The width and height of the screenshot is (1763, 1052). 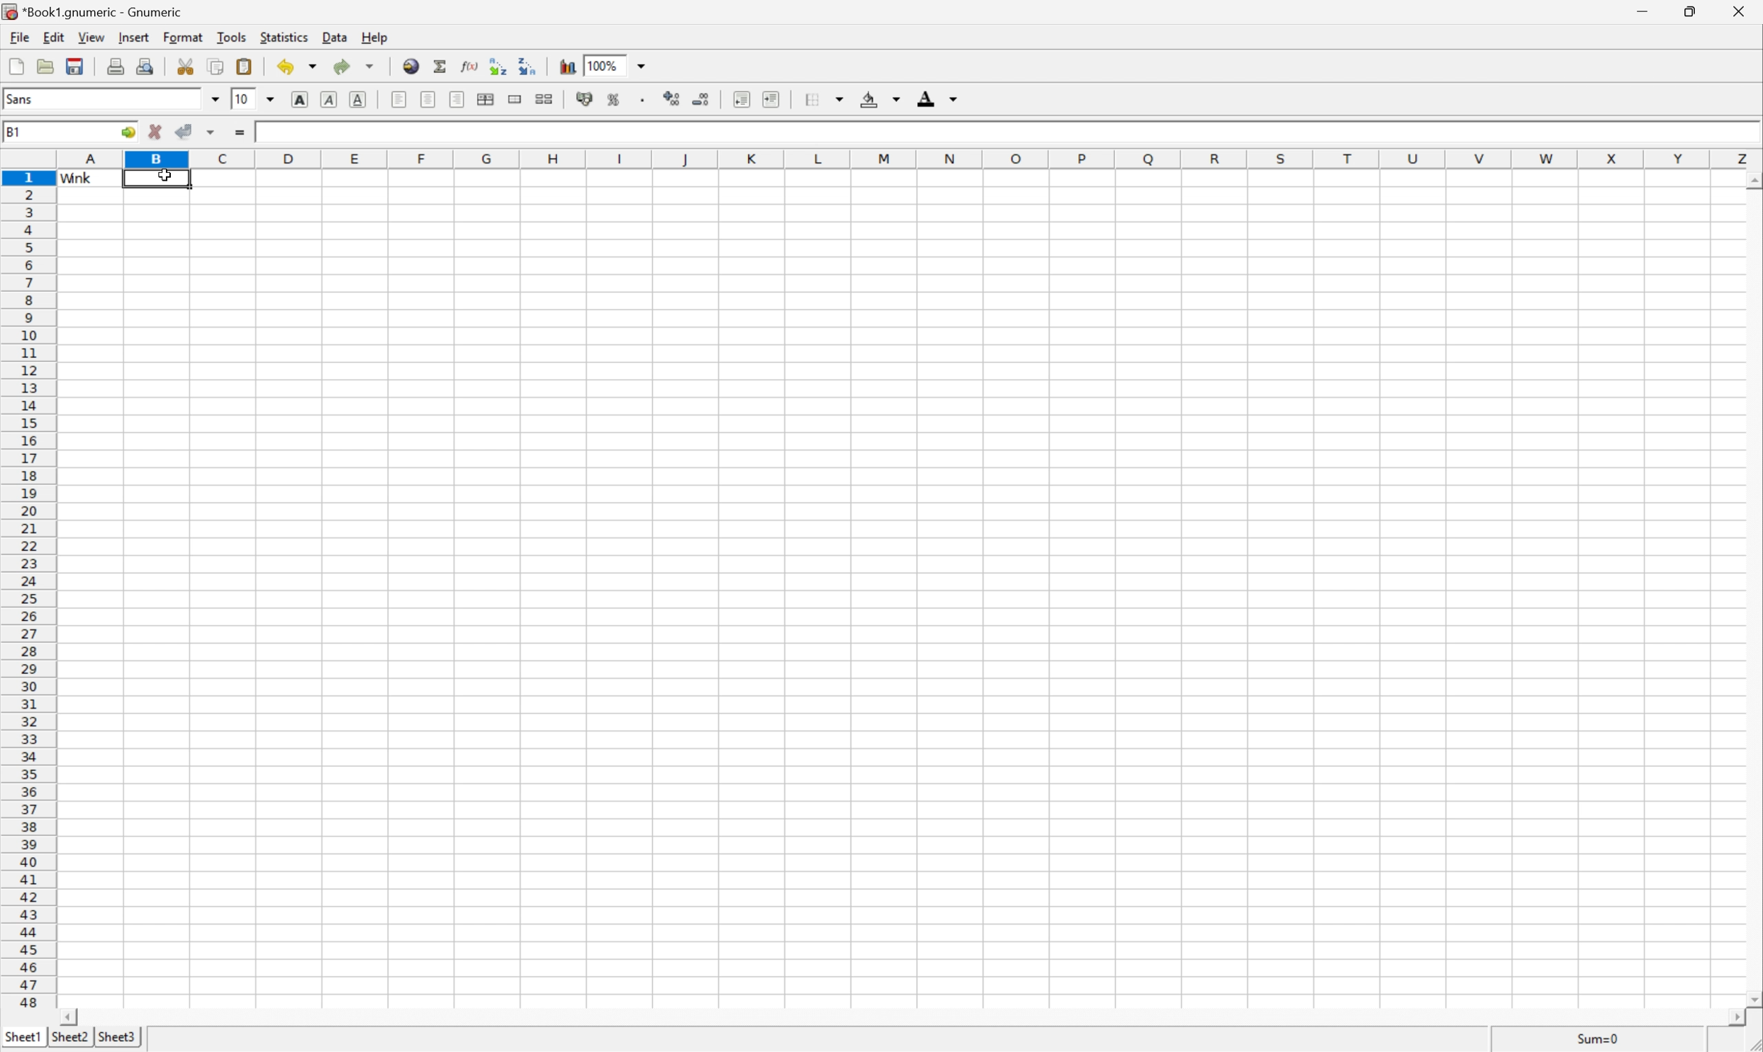 I want to click on format, so click(x=183, y=38).